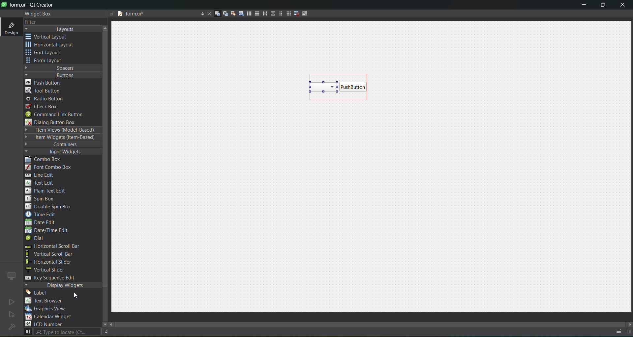  What do you see at coordinates (106, 27) in the screenshot?
I see `move up` at bounding box center [106, 27].